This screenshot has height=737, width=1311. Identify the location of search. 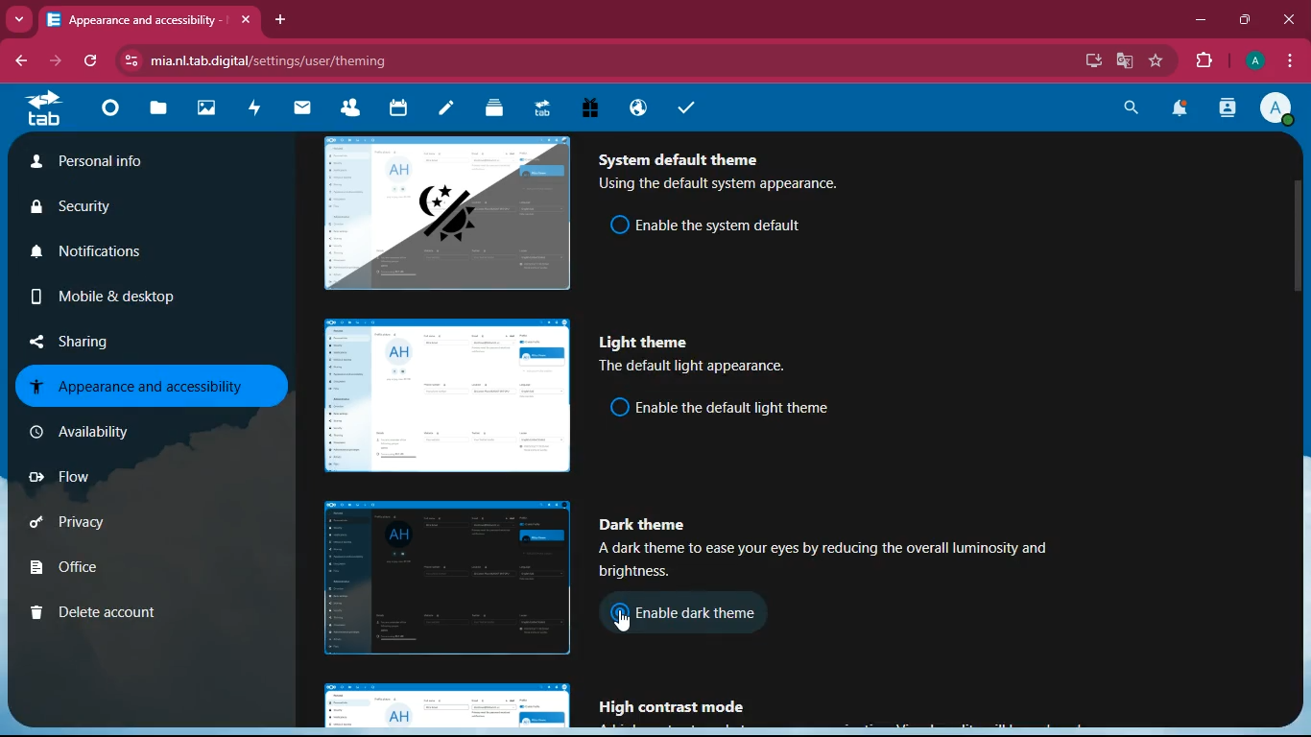
(1127, 107).